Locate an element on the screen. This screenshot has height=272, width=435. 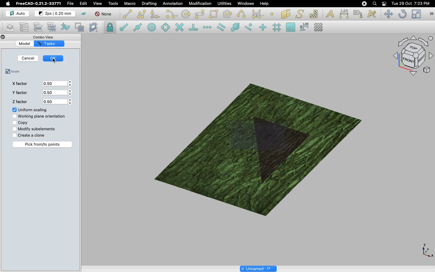
Project name is located at coordinates (258, 268).